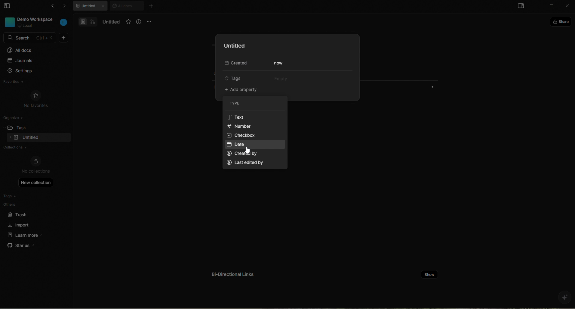  Describe the element at coordinates (247, 162) in the screenshot. I see `last edited by` at that location.